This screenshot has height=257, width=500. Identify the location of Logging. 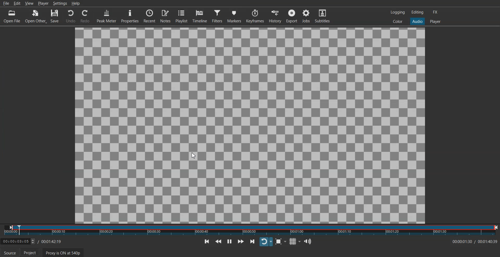
(397, 12).